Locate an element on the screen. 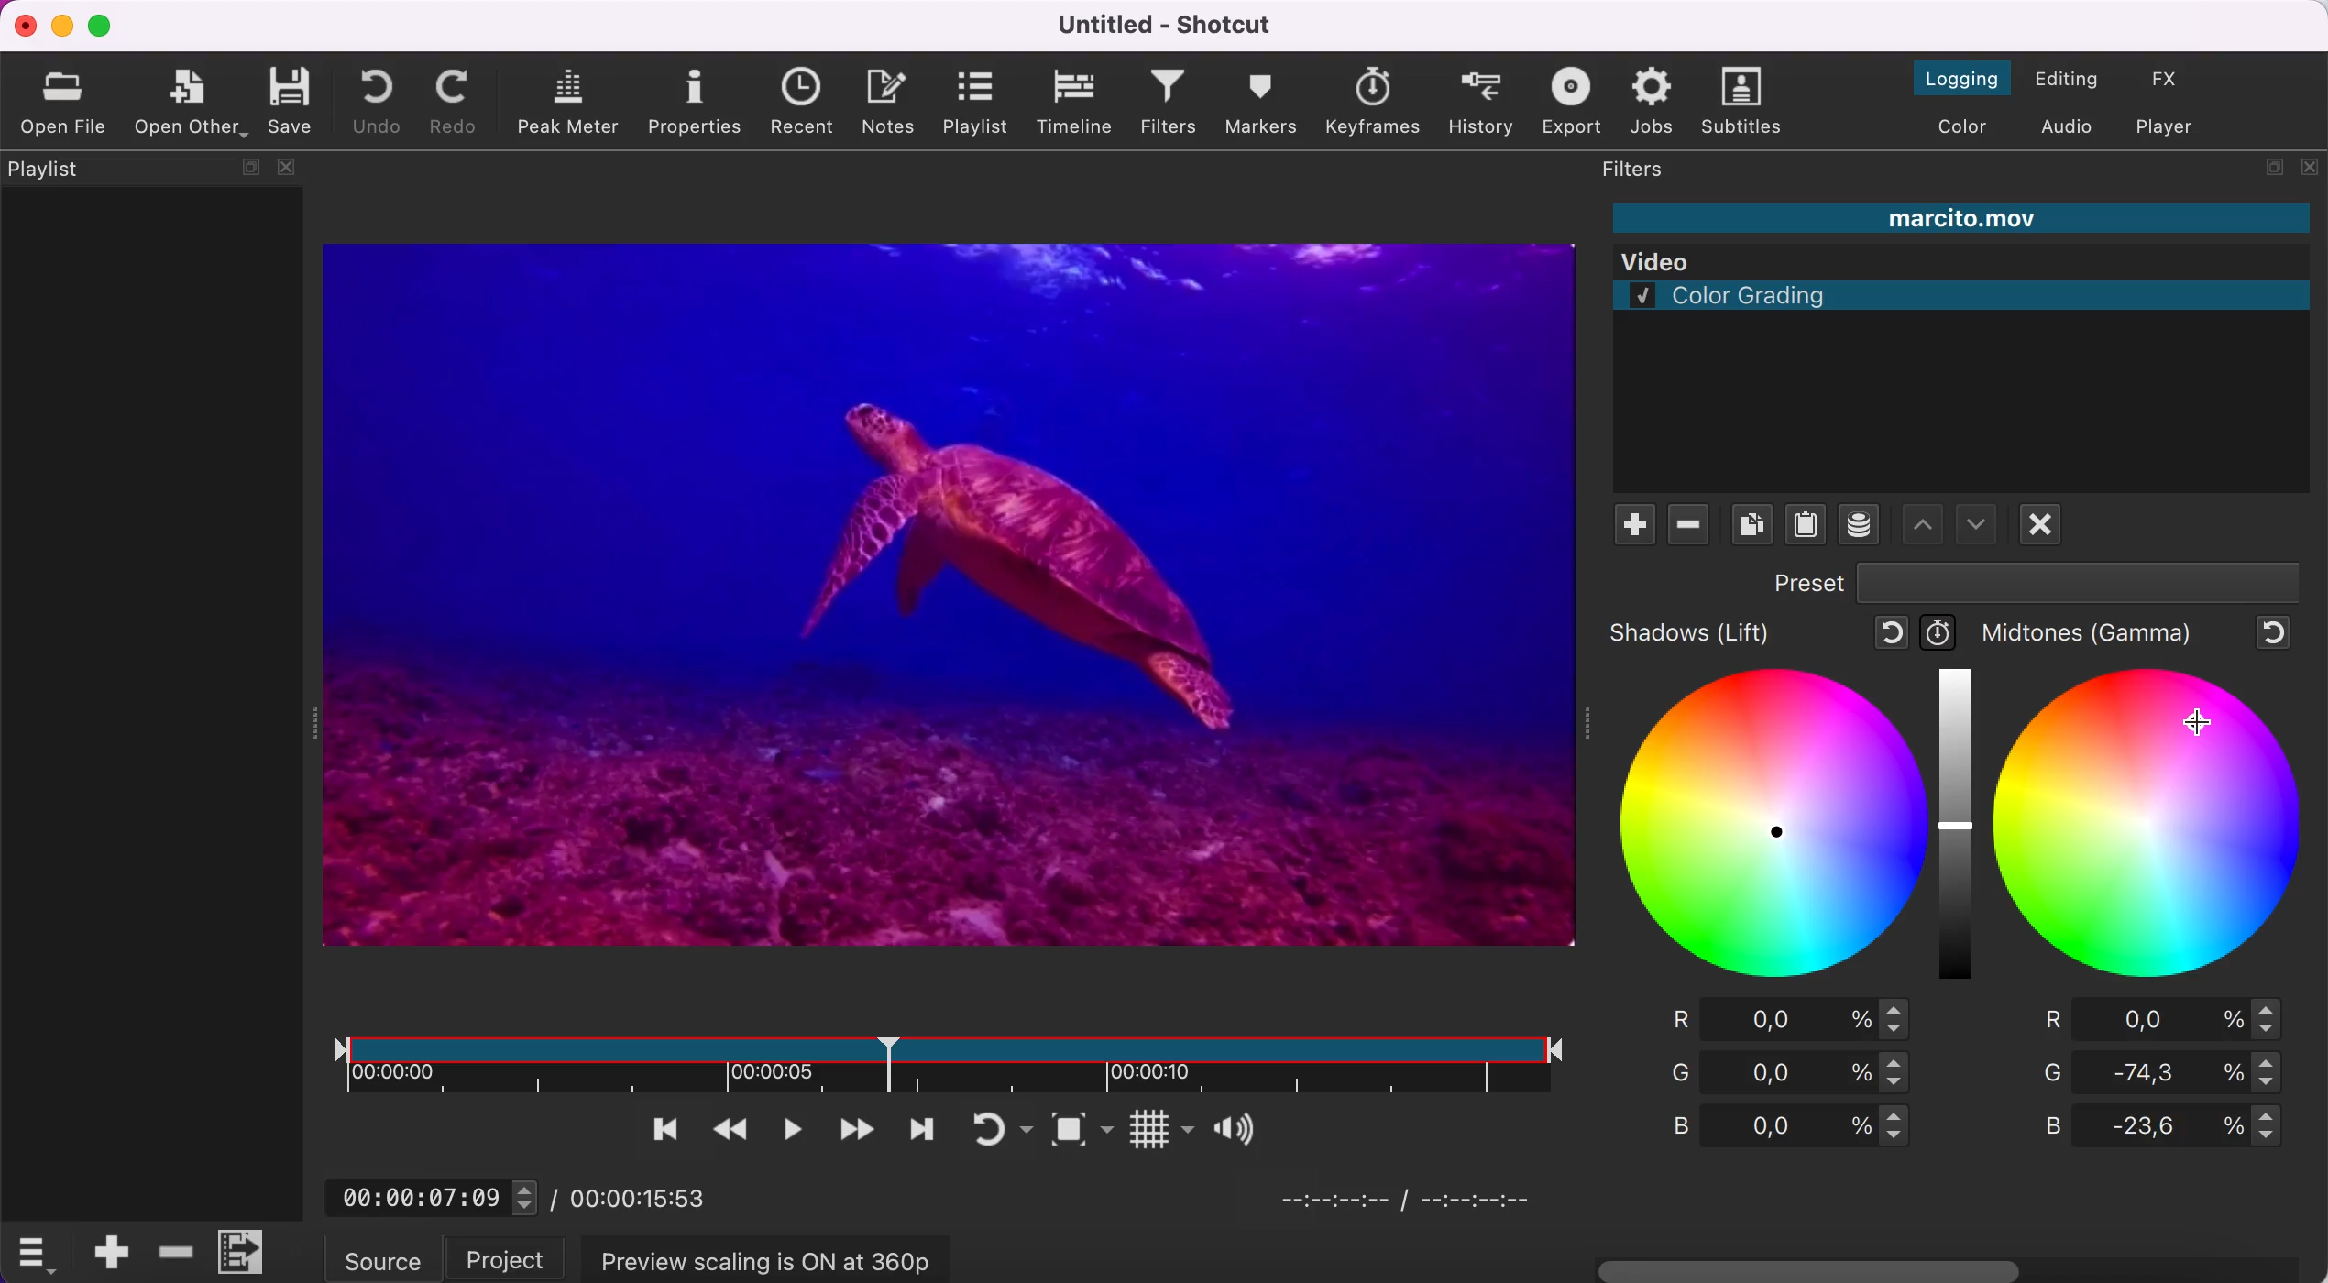 This screenshot has width=2328, height=1283. Untitled - Shotcut is located at coordinates (1168, 25).